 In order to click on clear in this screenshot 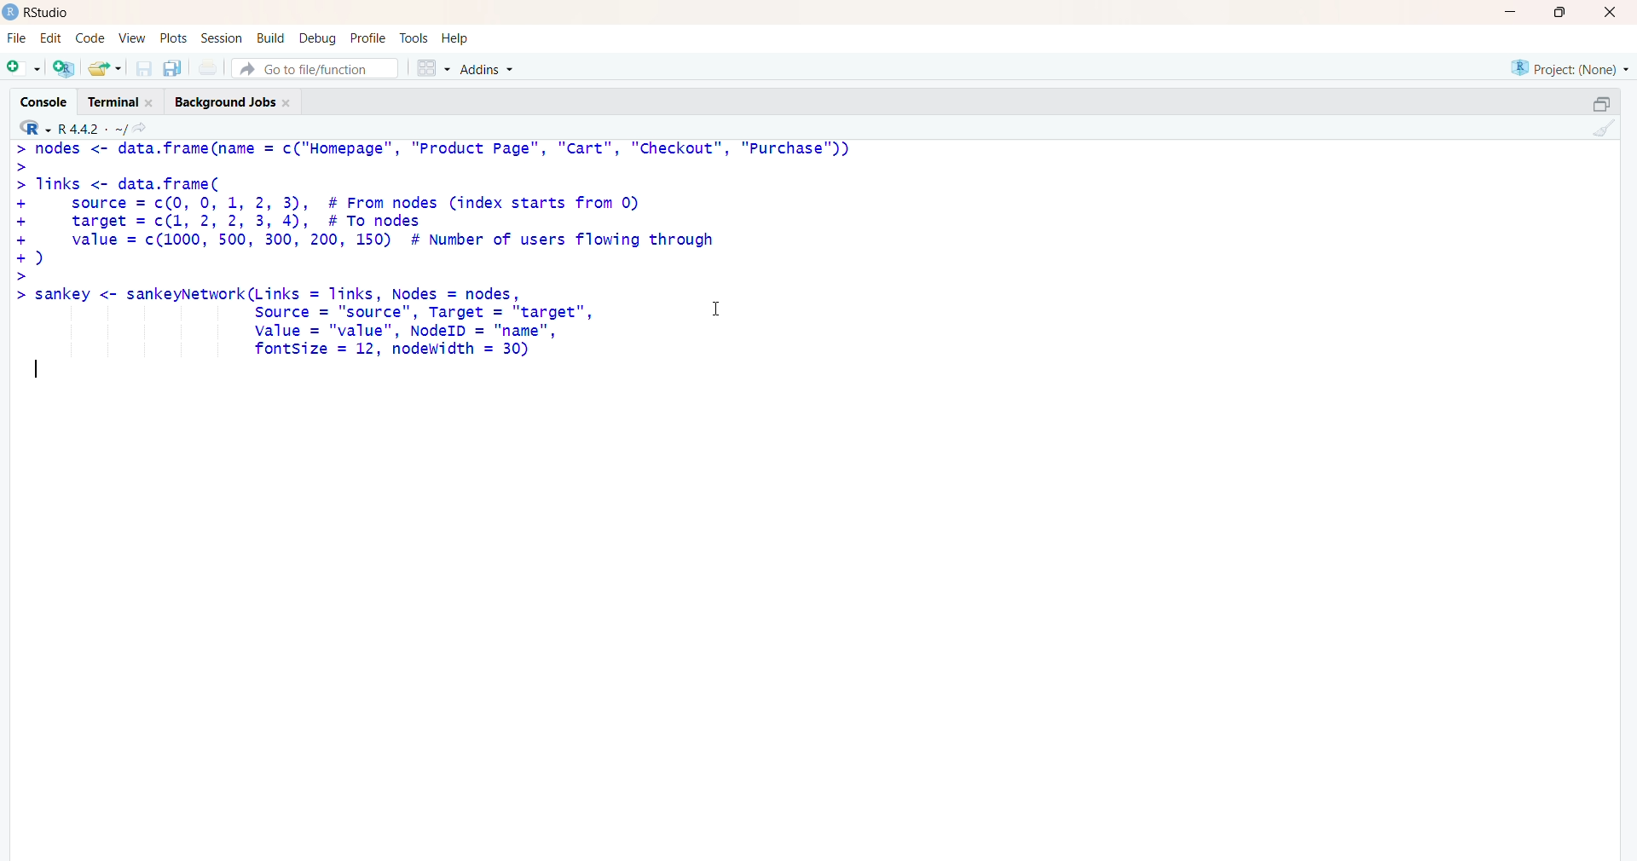, I will do `click(1609, 131)`.